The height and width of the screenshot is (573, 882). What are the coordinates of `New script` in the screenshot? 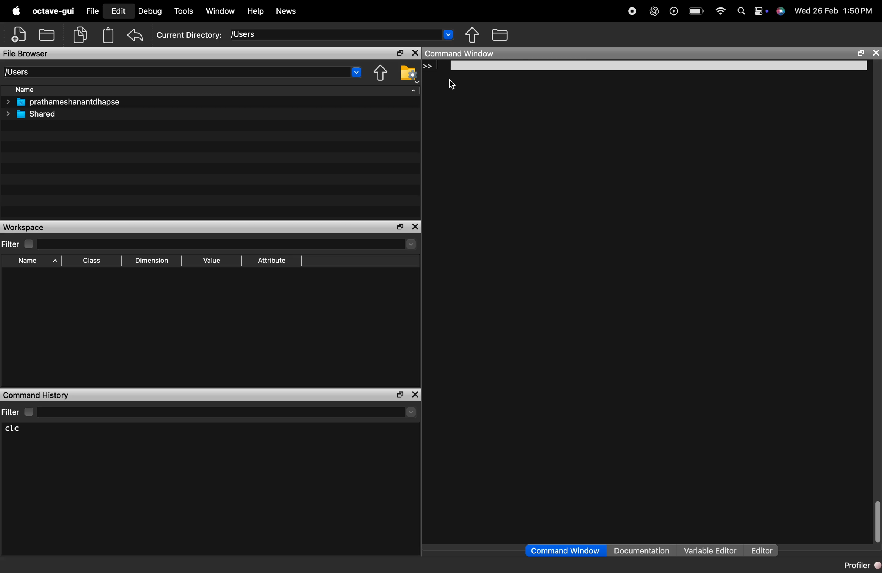 It's located at (20, 35).